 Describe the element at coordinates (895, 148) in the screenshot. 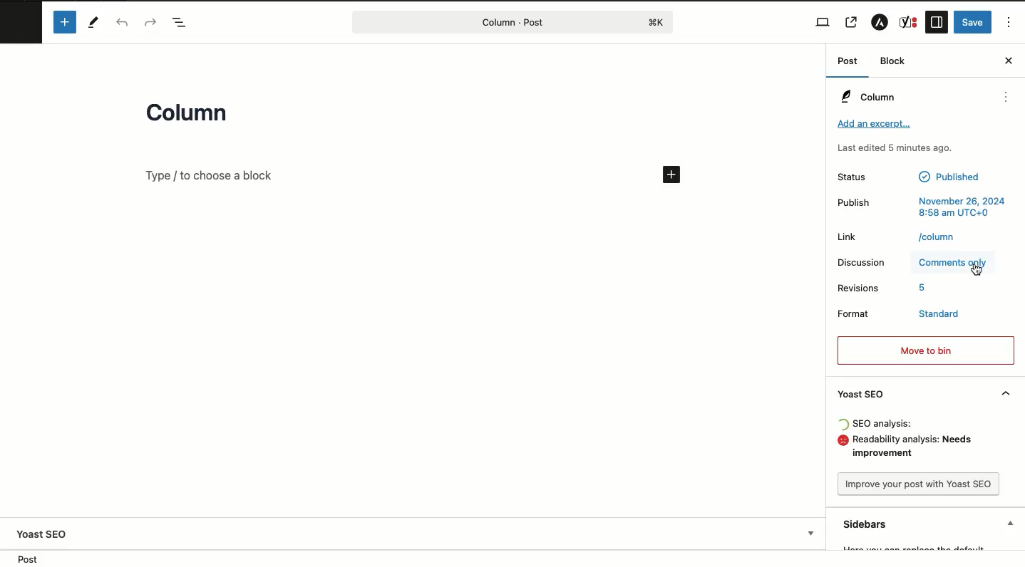

I see `Last edited` at that location.